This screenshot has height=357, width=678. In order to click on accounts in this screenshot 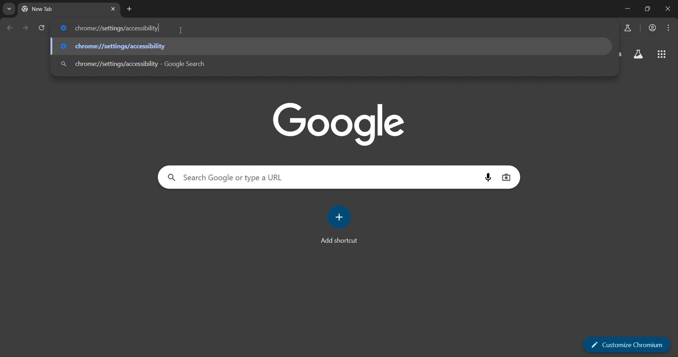, I will do `click(653, 28)`.